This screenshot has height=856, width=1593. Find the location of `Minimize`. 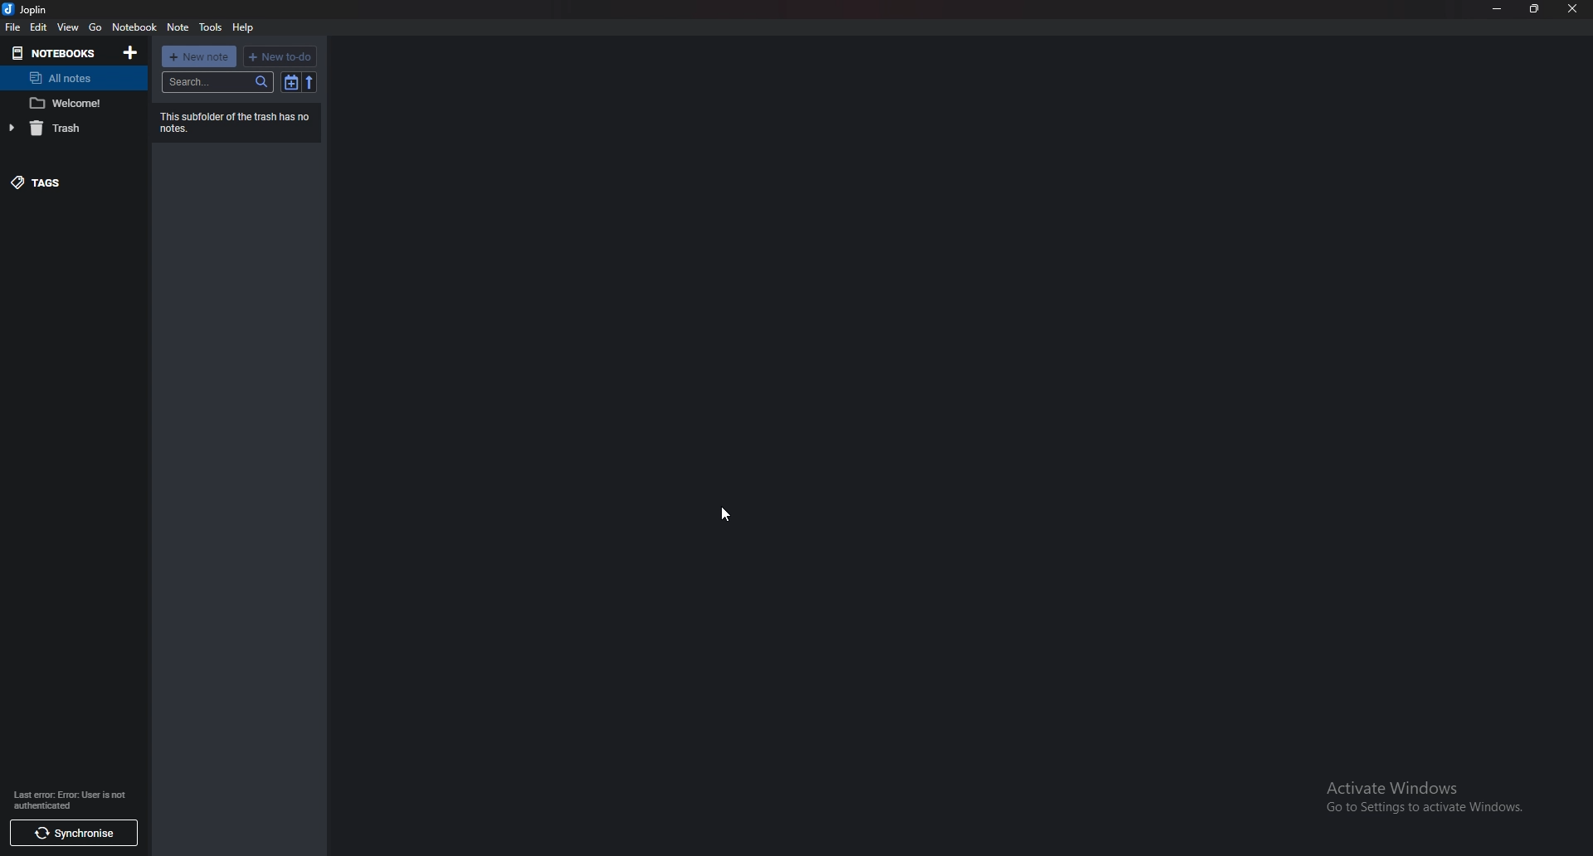

Minimize is located at coordinates (1497, 8).